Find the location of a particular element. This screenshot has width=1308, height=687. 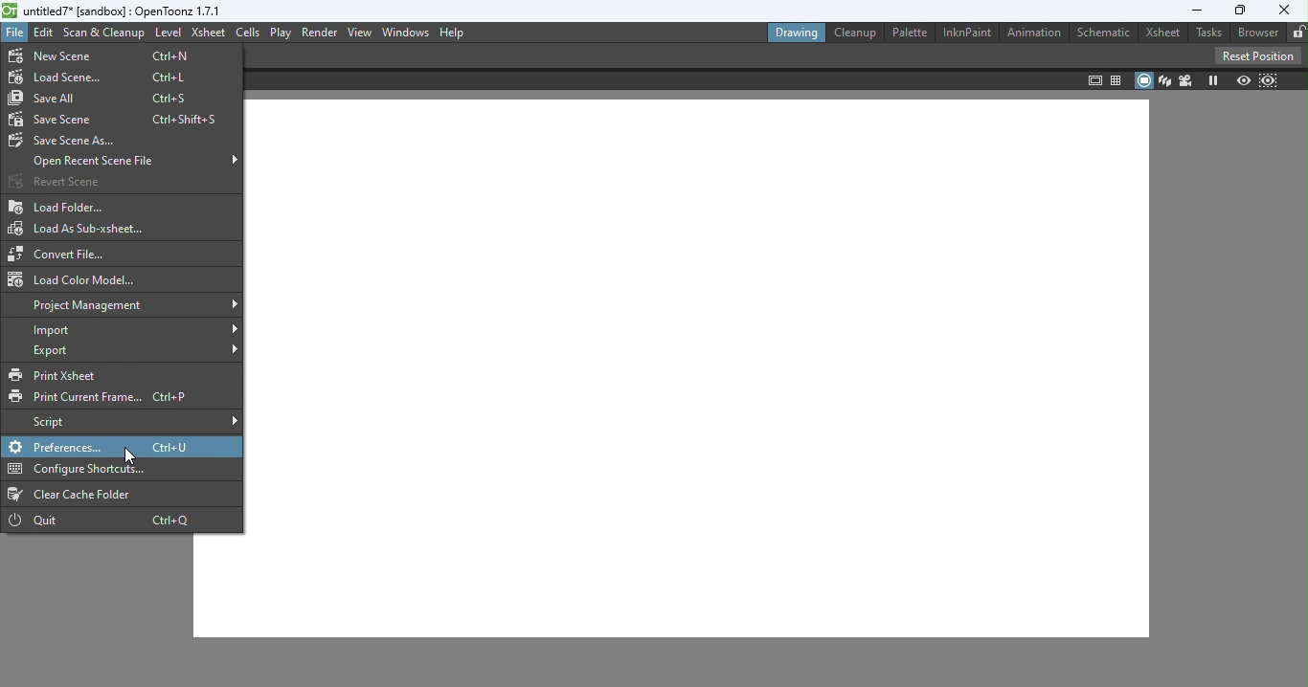

Lock rooms tab is located at coordinates (1297, 33).